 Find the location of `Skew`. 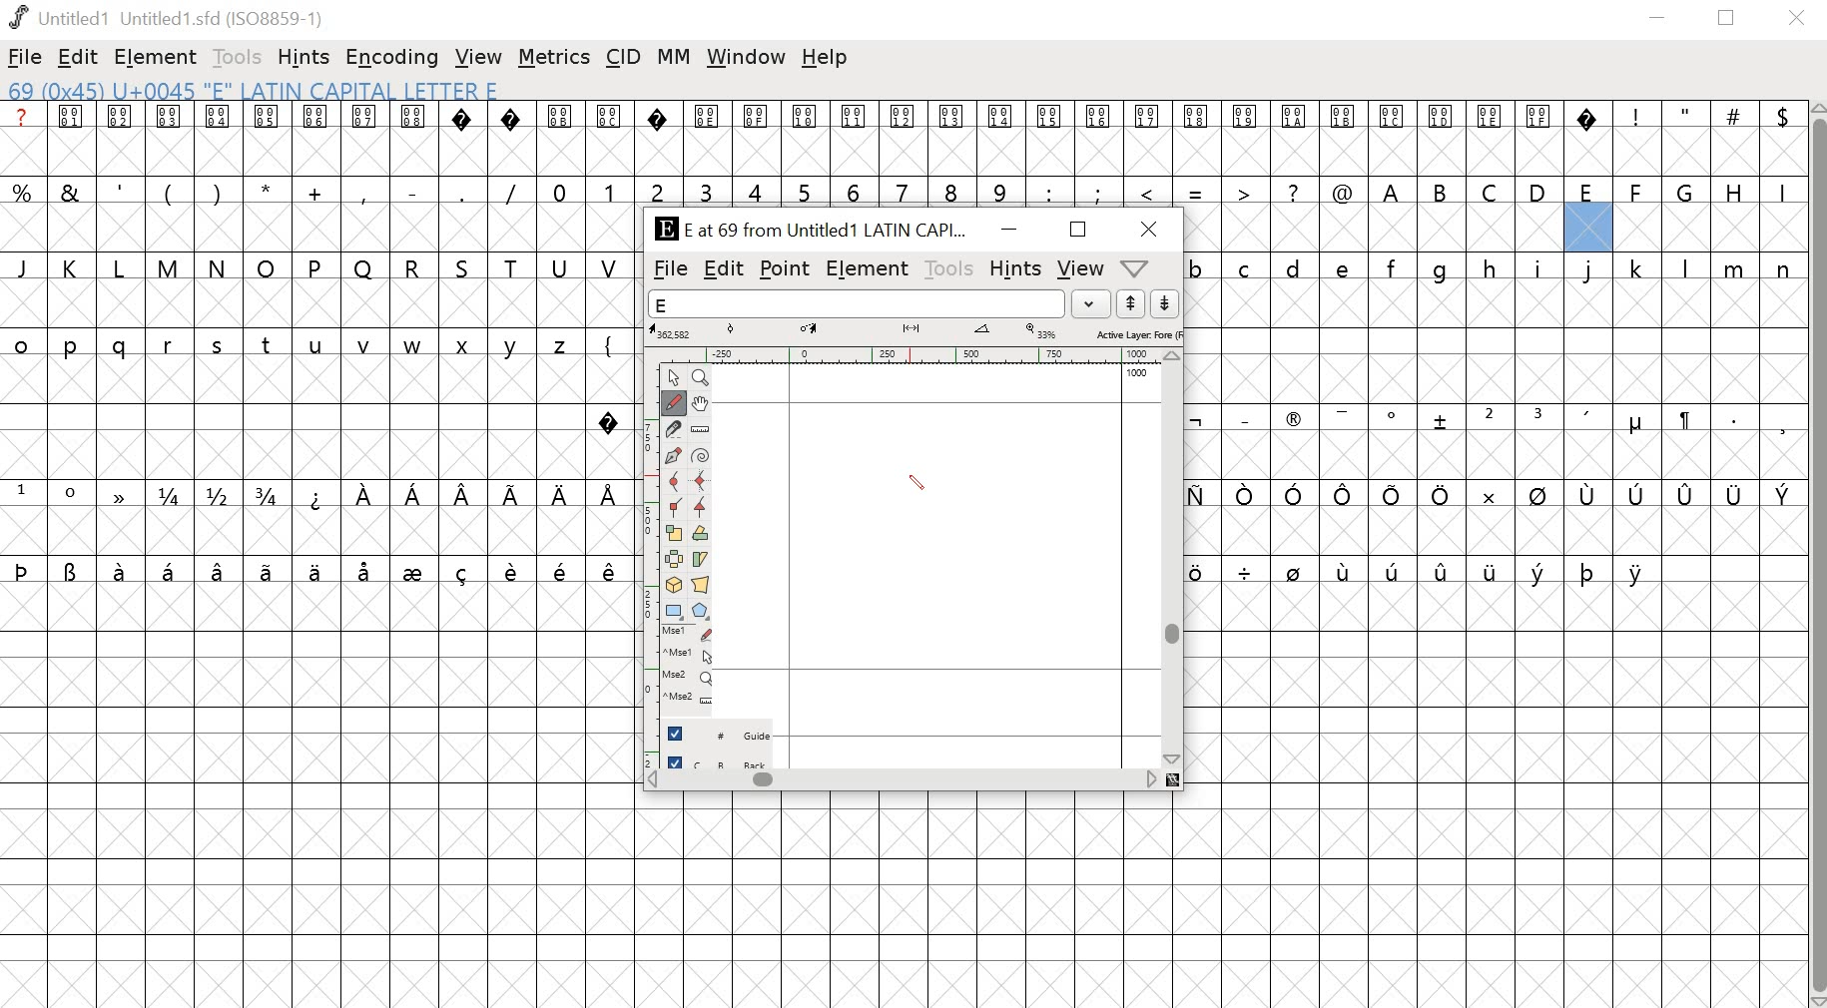

Skew is located at coordinates (703, 559).